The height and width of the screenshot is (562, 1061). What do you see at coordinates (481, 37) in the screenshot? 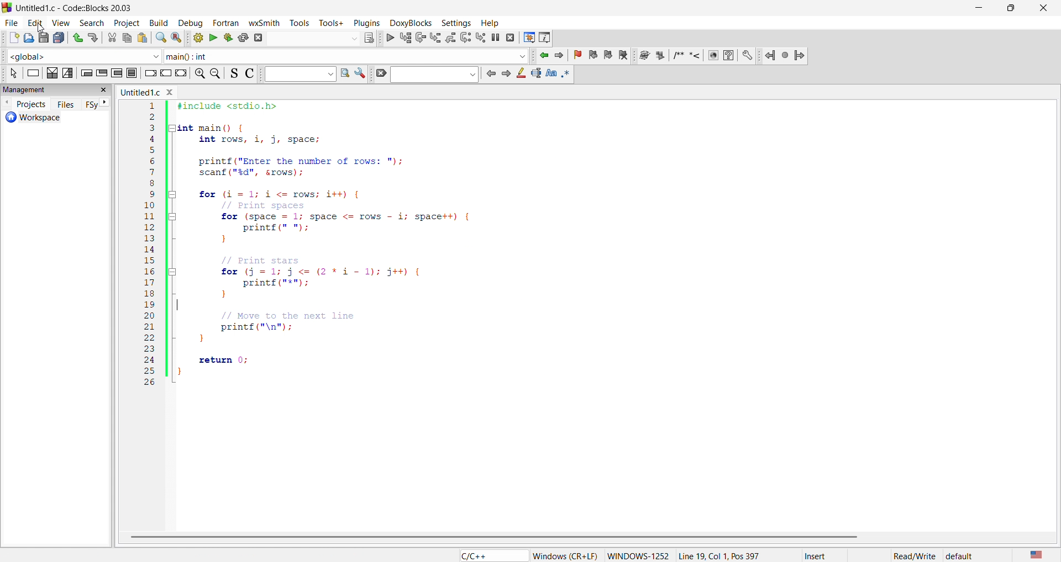
I see `step into instructions` at bounding box center [481, 37].